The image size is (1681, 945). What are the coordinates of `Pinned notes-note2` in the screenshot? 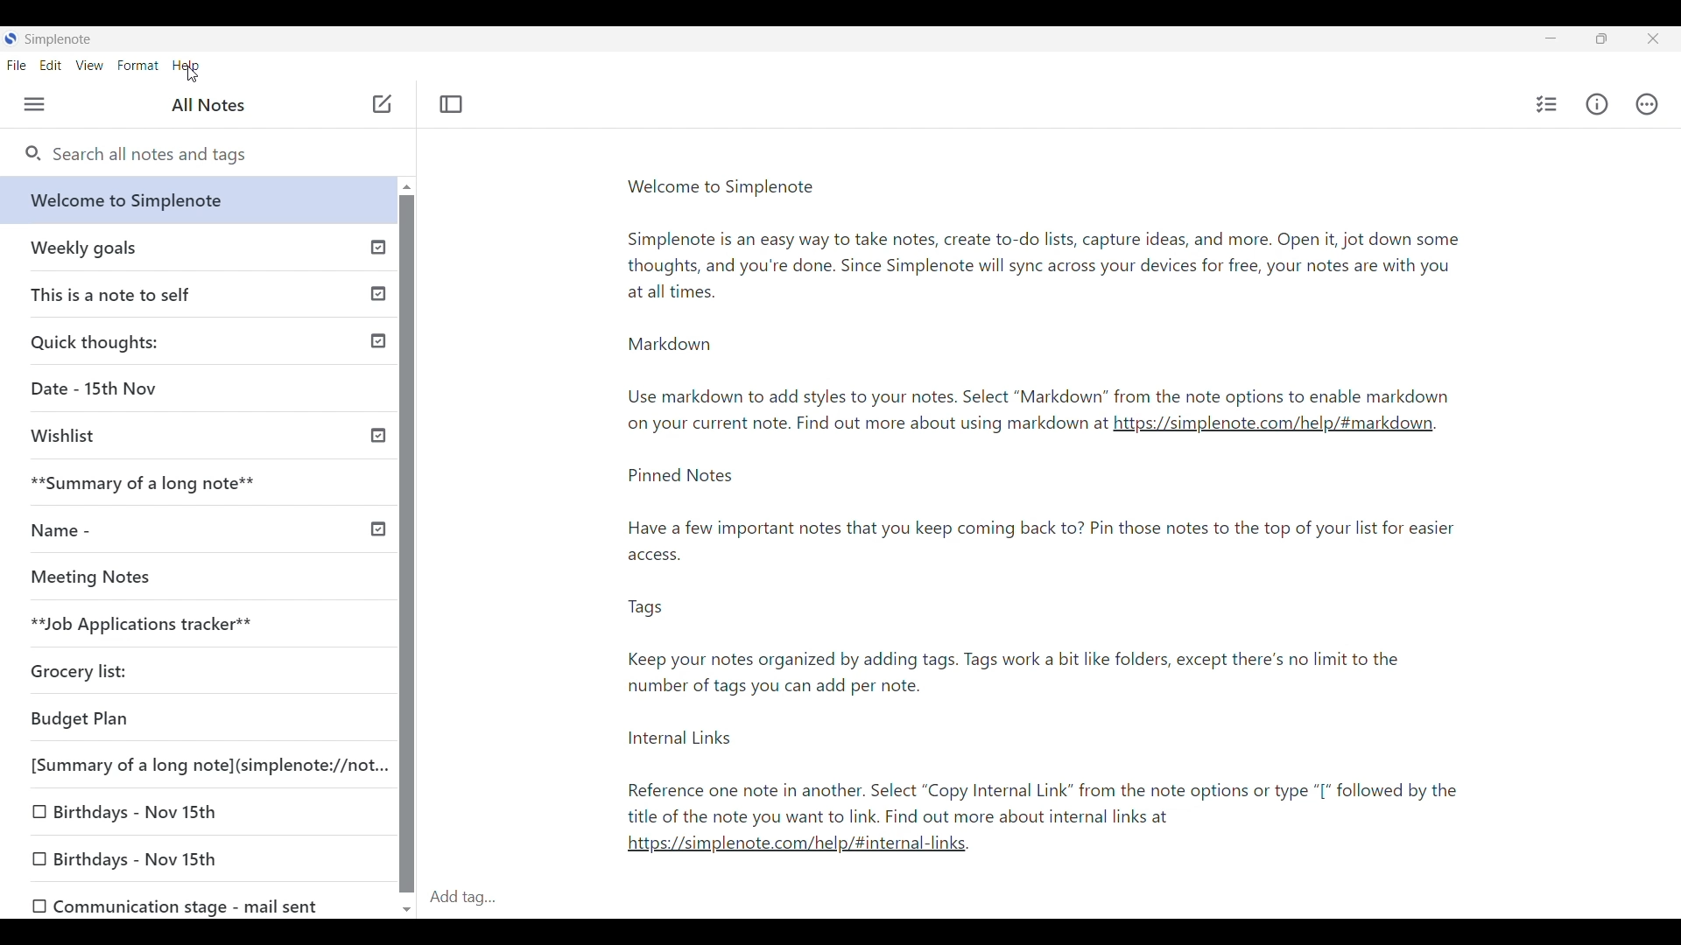 It's located at (1043, 639).